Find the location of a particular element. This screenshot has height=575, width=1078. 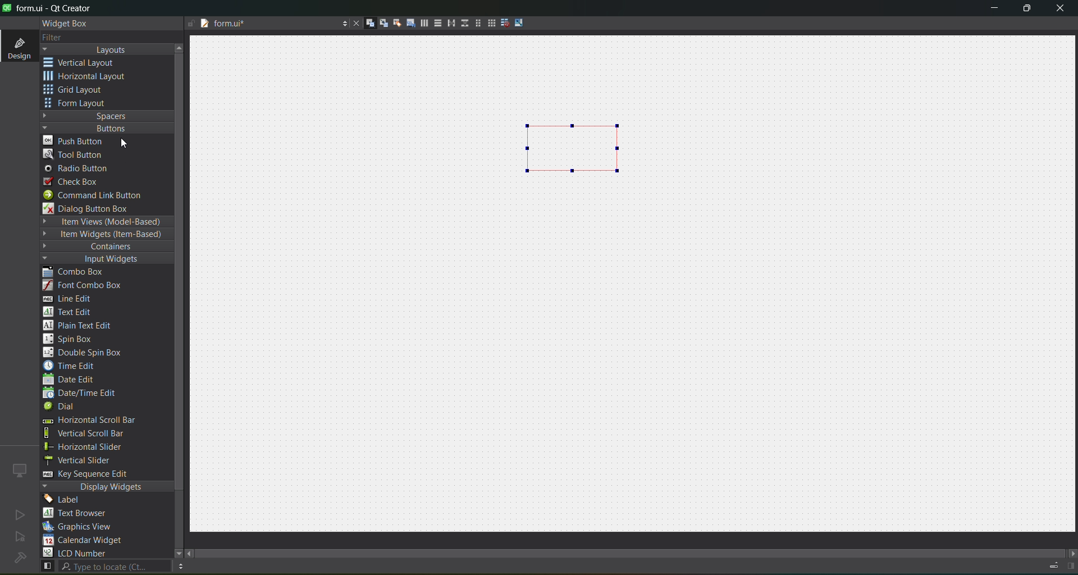

layout vertically is located at coordinates (435, 22).